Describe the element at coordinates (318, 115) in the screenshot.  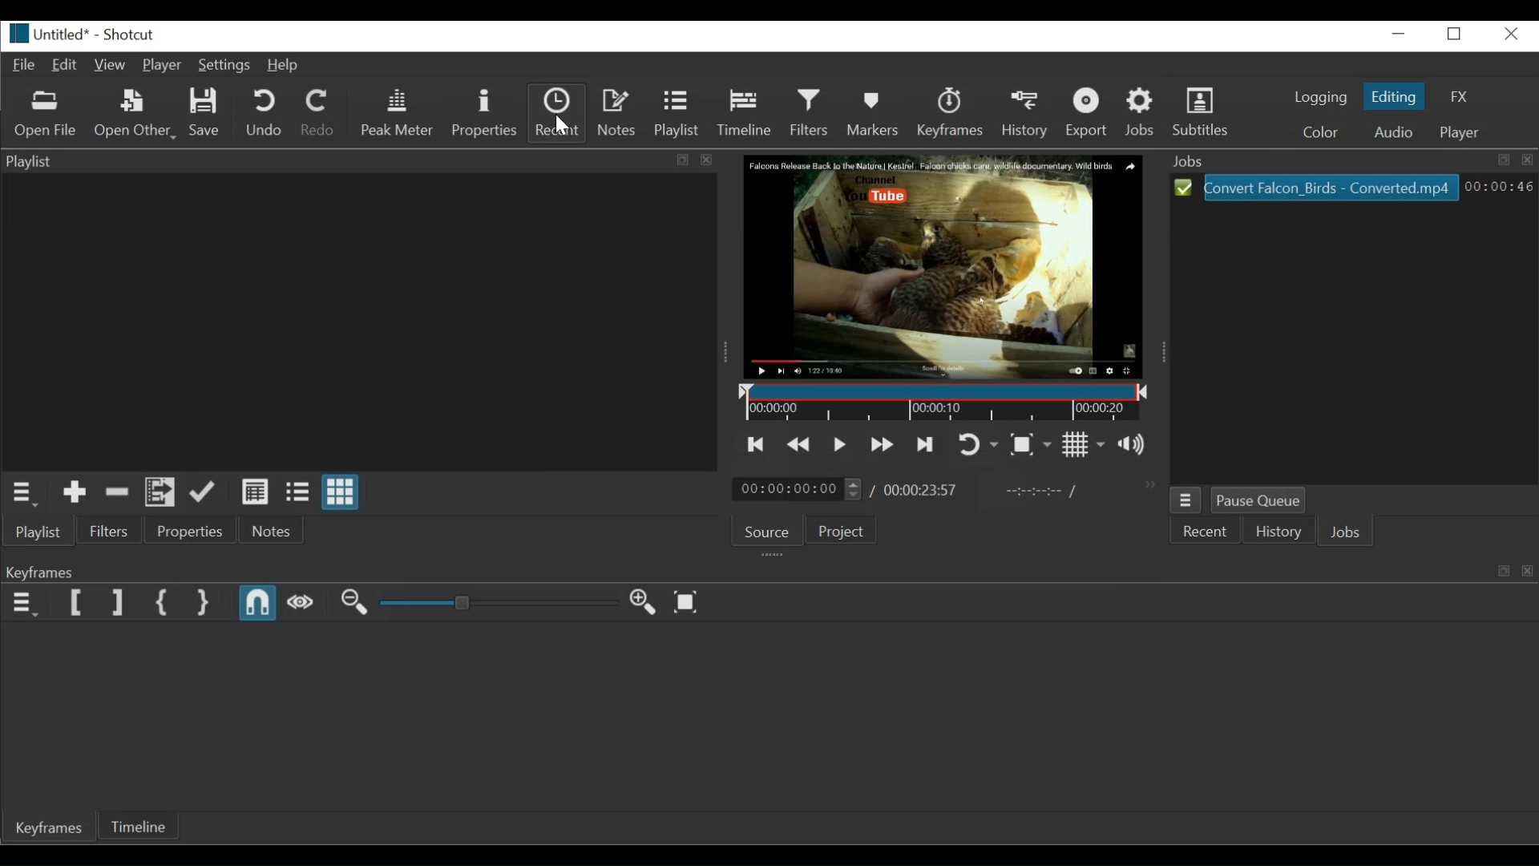
I see `Redo` at that location.